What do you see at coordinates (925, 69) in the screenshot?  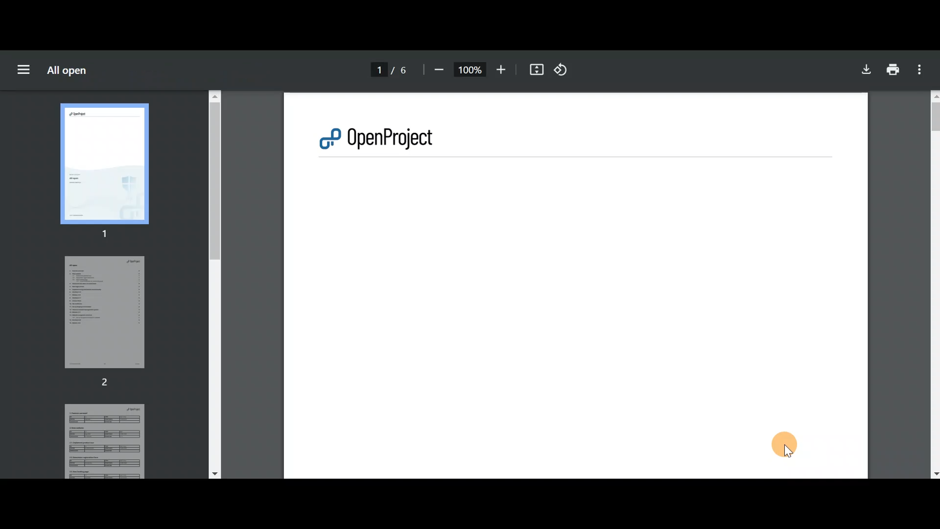 I see `More actions` at bounding box center [925, 69].